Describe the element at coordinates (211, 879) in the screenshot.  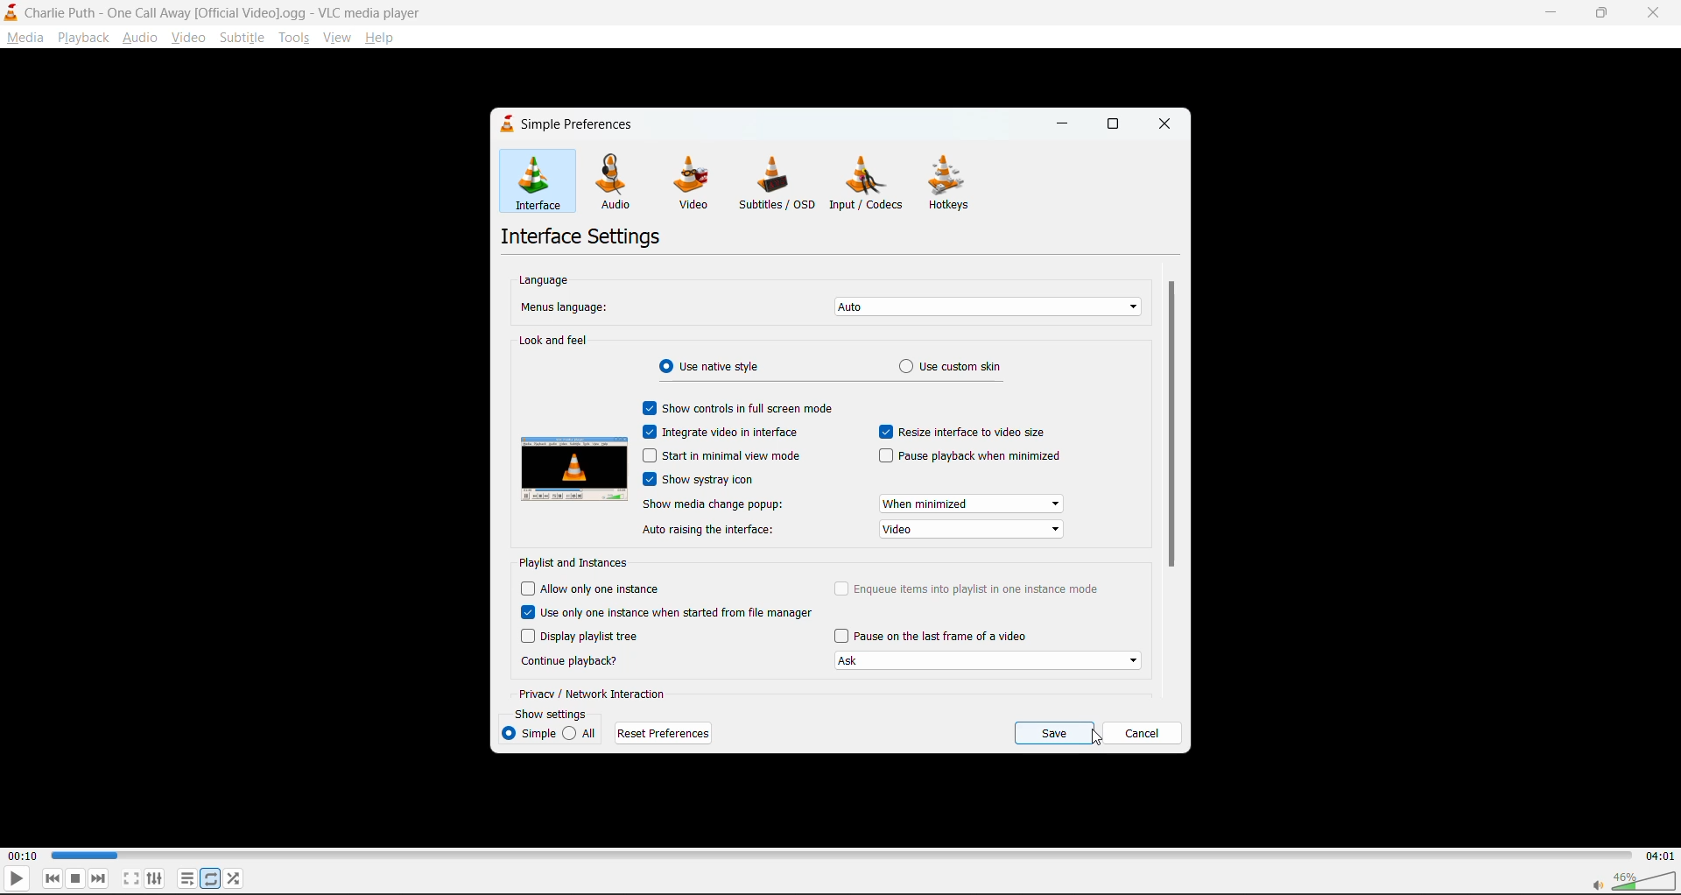
I see `loop` at that location.